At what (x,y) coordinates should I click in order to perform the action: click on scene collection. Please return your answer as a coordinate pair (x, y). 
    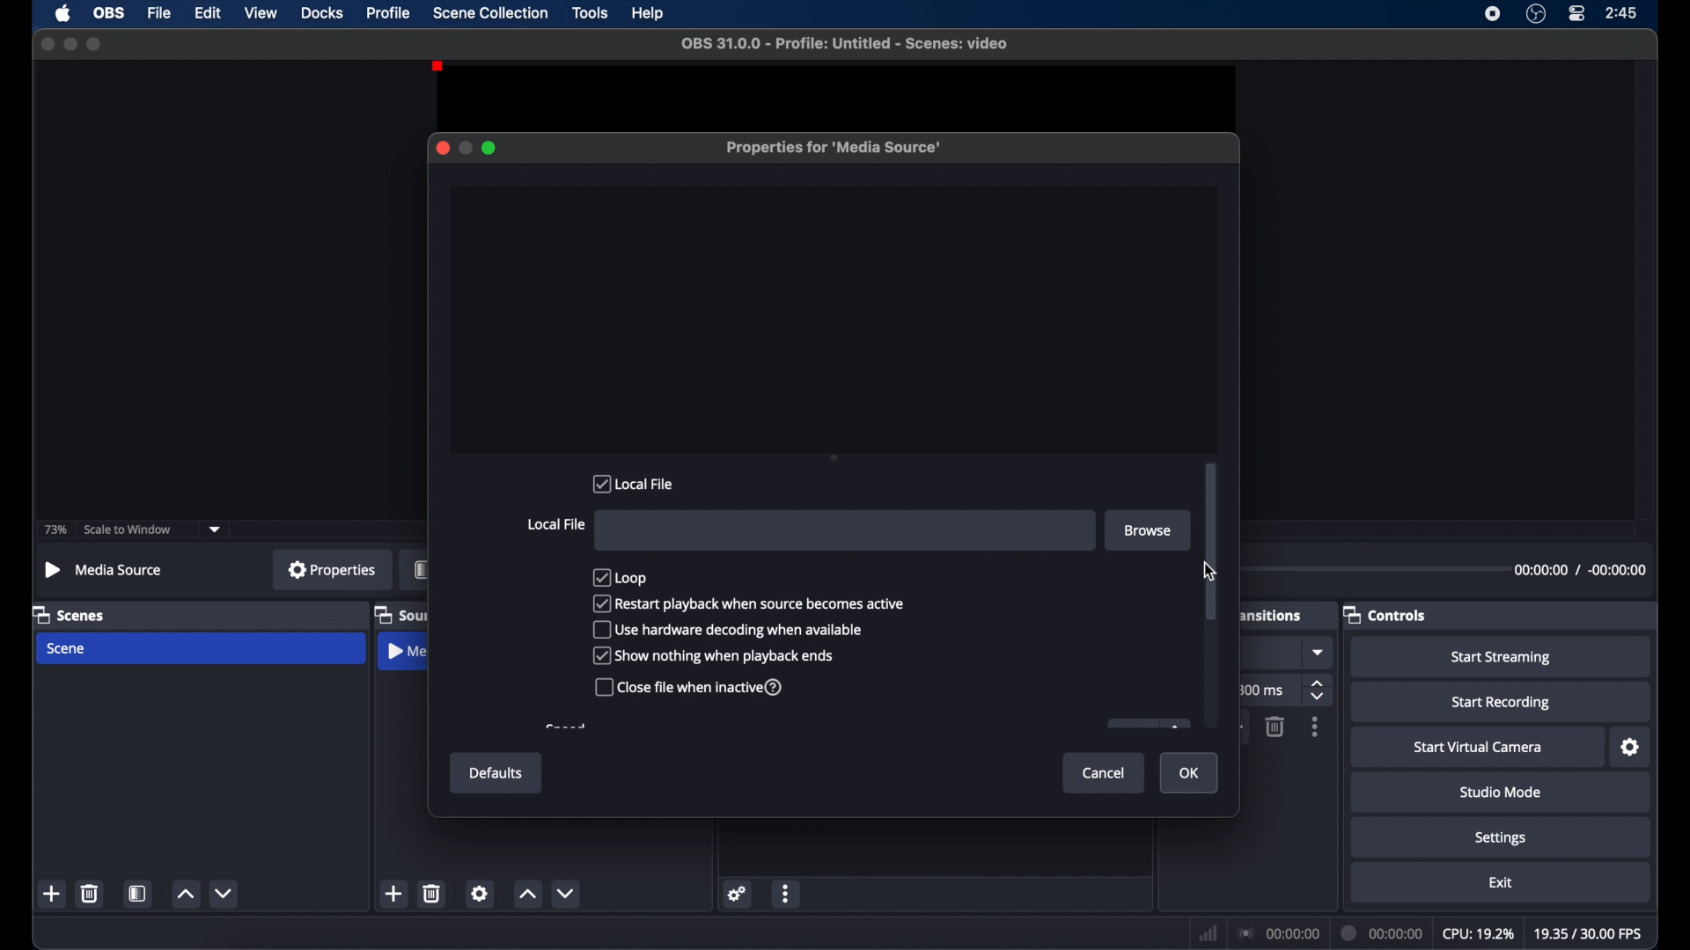
    Looking at the image, I should click on (490, 13).